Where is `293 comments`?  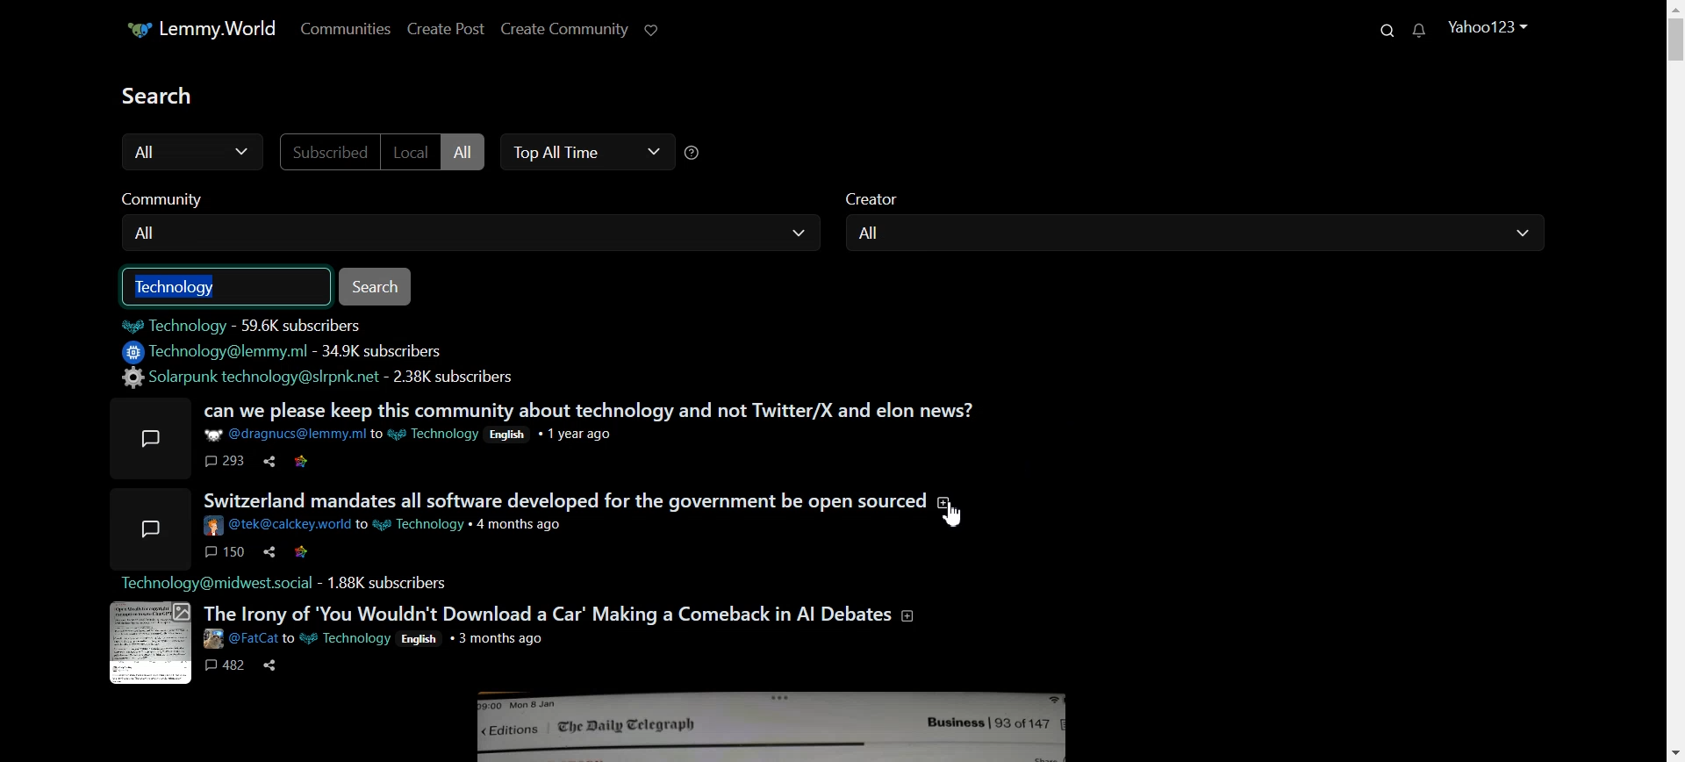
293 comments is located at coordinates (222, 461).